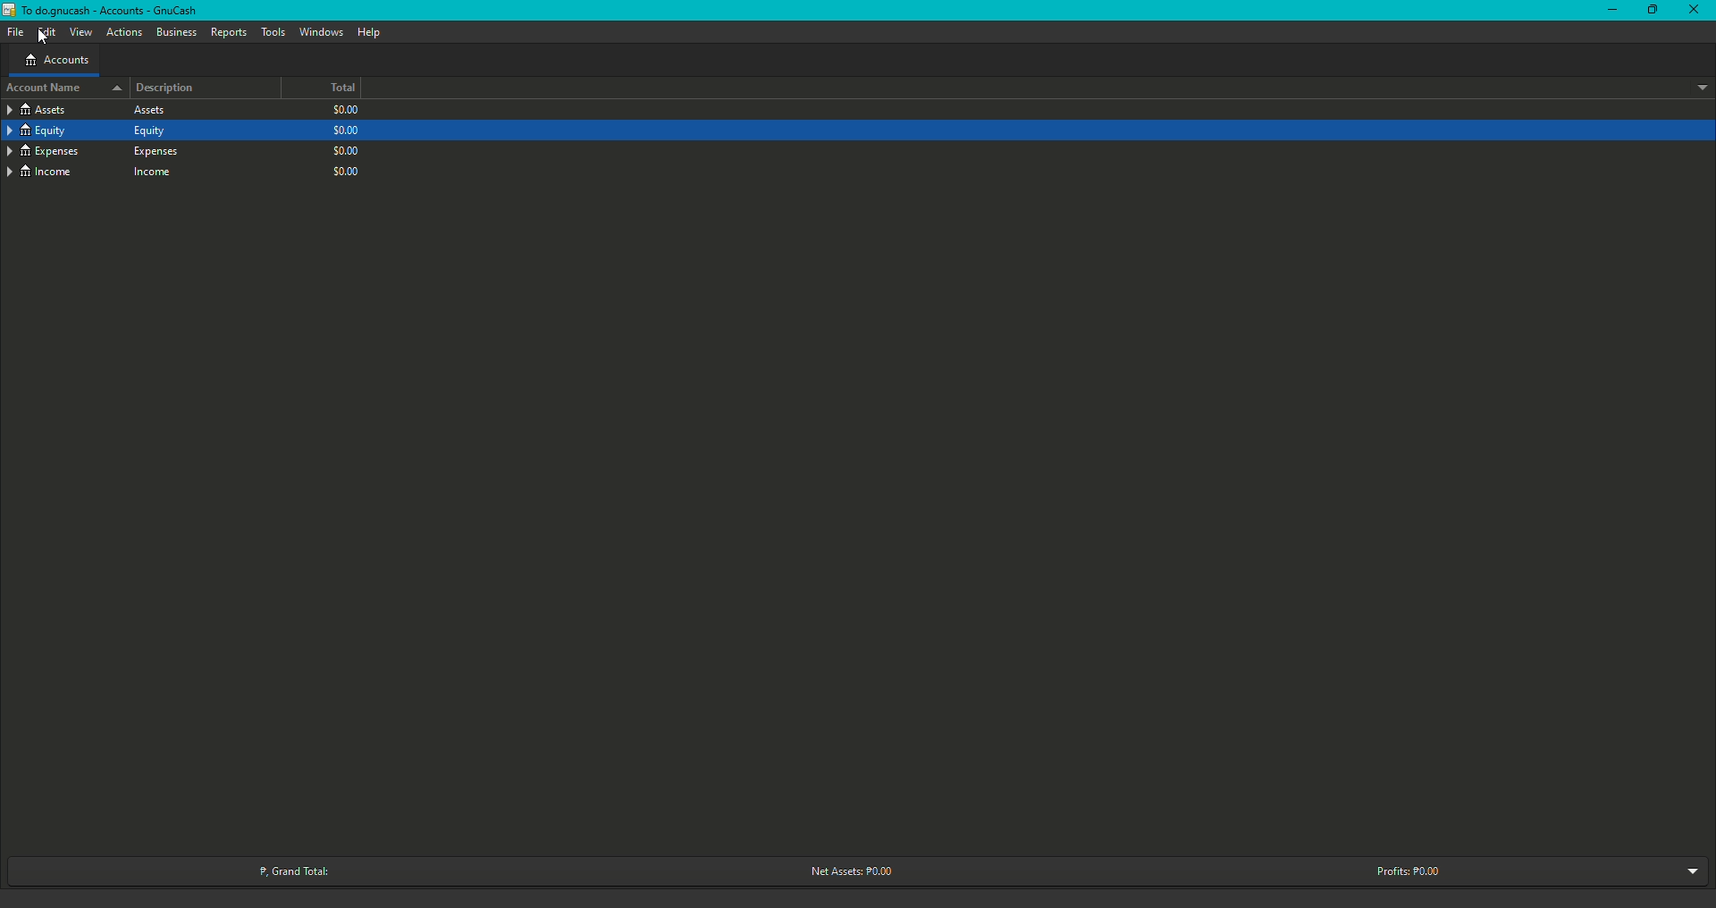 The width and height of the screenshot is (1716, 908). I want to click on Windows, so click(322, 31).